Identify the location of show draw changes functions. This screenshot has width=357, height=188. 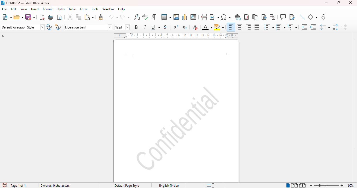
(292, 17).